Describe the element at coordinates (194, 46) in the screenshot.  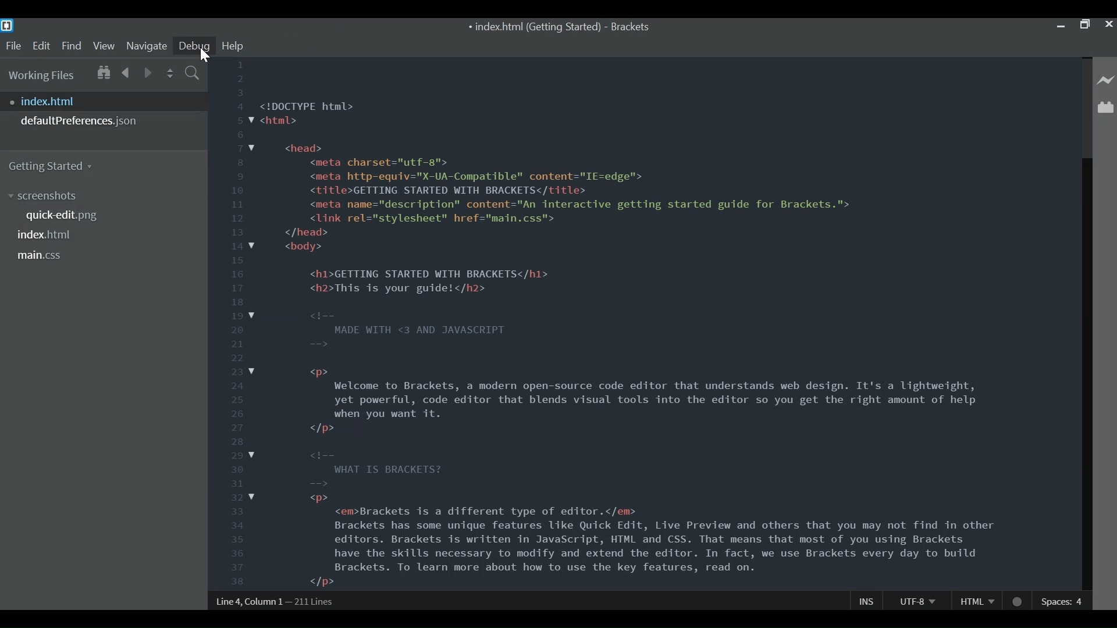
I see `Debug` at that location.